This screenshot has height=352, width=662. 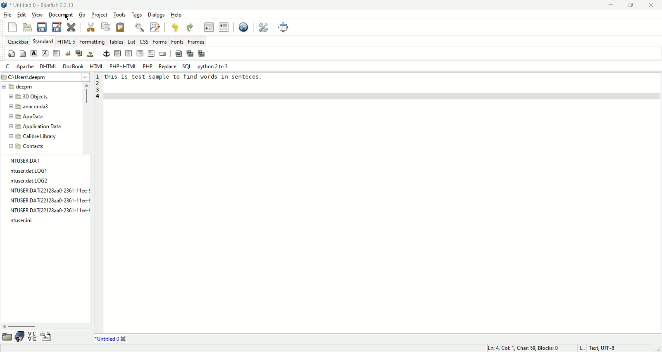 What do you see at coordinates (137, 14) in the screenshot?
I see `tags` at bounding box center [137, 14].